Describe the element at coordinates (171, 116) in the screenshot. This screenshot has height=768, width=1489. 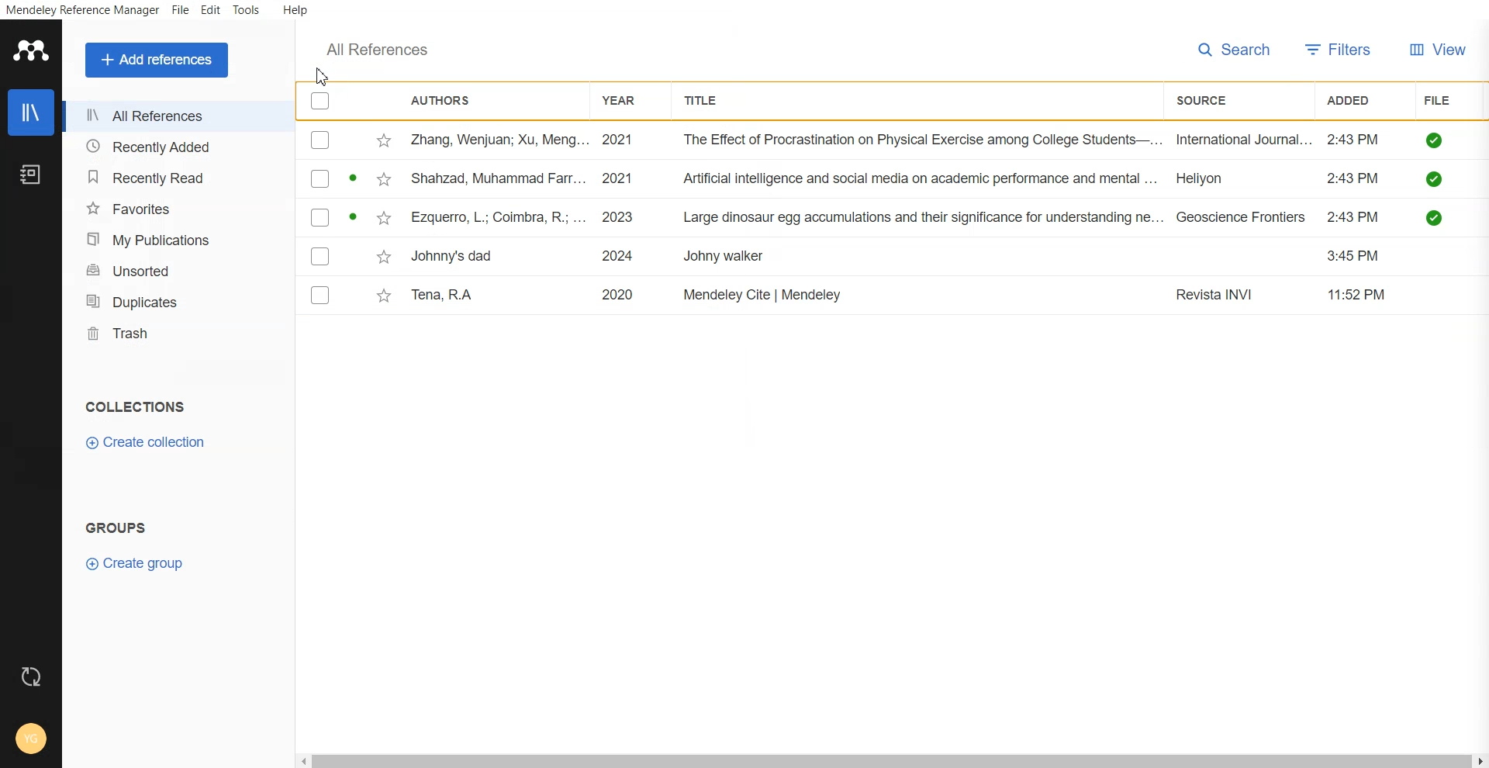
I see `All References` at that location.